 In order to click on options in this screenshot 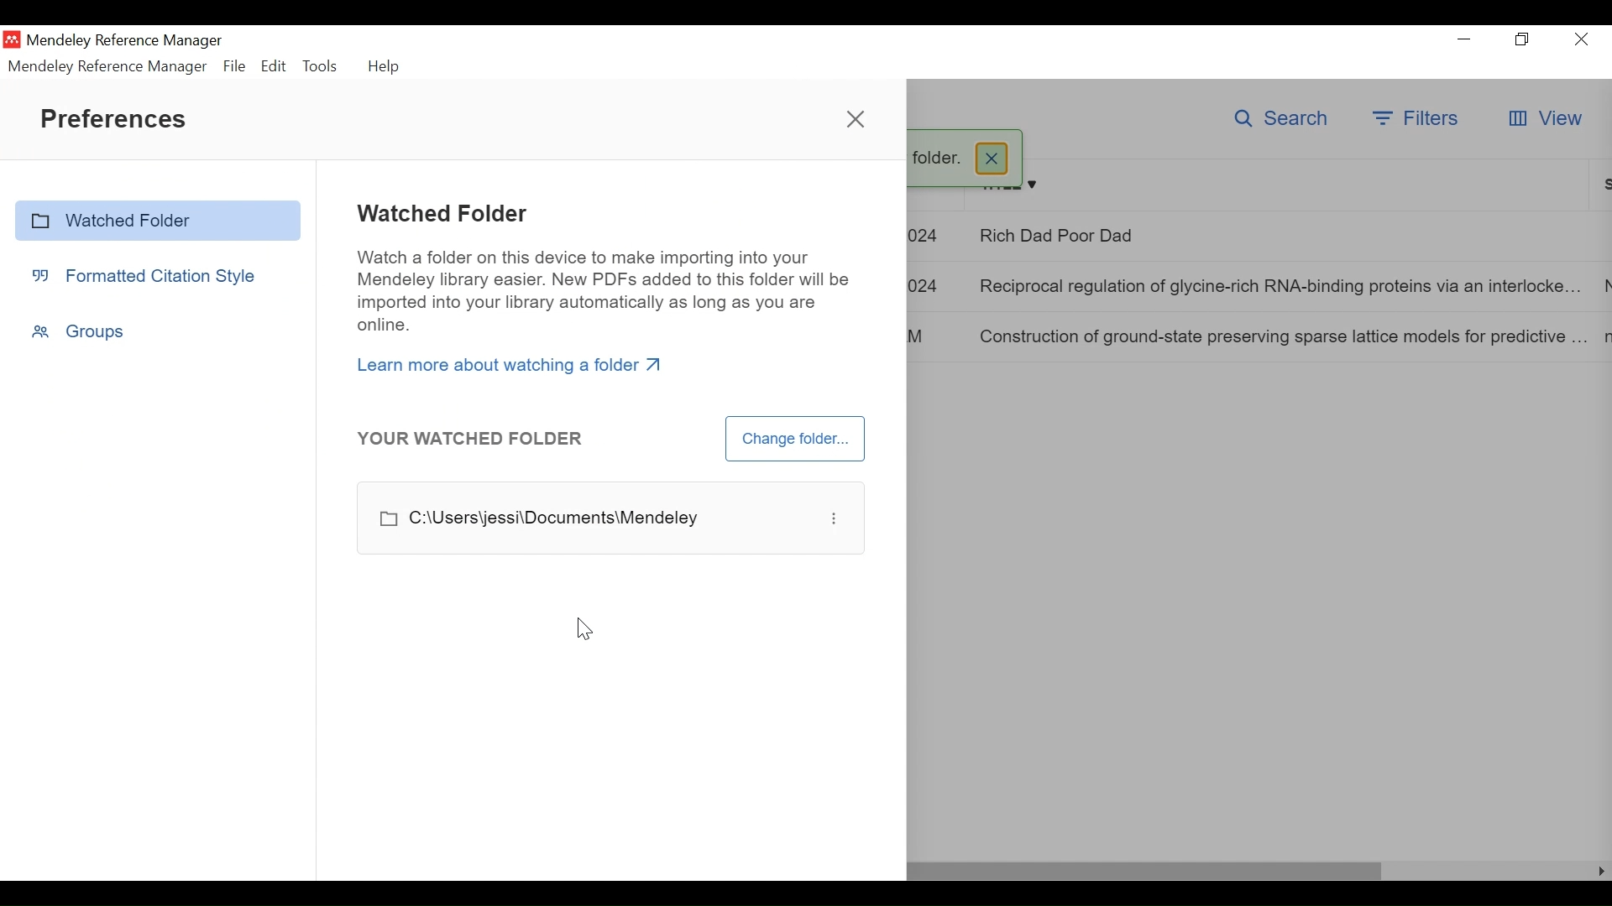, I will do `click(835, 518)`.